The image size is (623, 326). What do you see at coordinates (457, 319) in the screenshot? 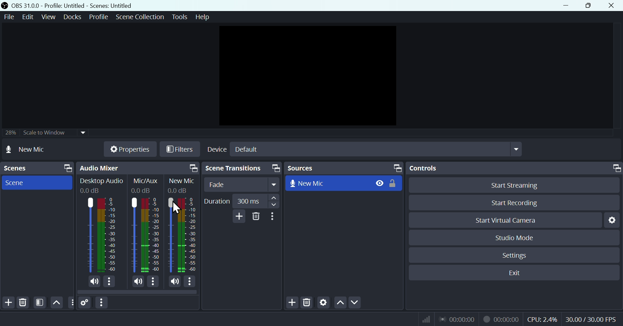
I see `Live Status` at bounding box center [457, 319].